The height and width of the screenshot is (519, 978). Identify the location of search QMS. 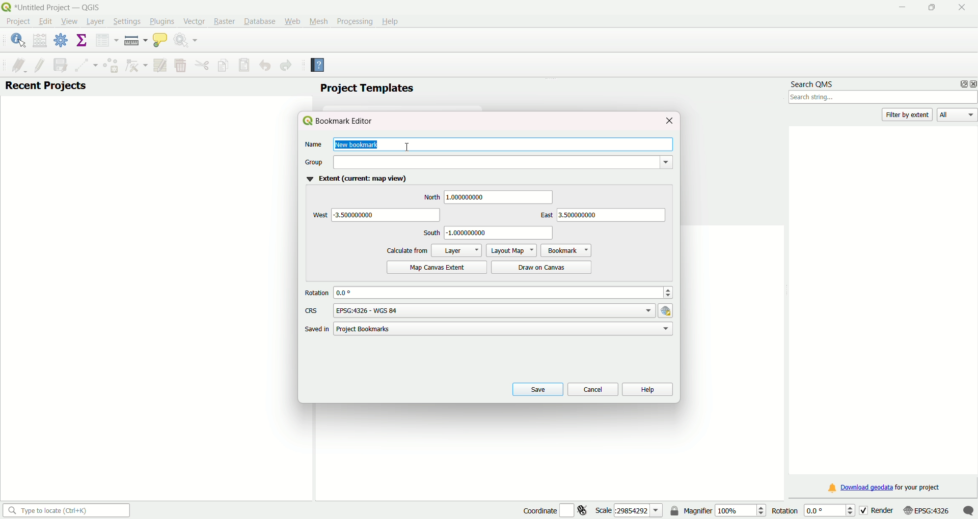
(813, 82).